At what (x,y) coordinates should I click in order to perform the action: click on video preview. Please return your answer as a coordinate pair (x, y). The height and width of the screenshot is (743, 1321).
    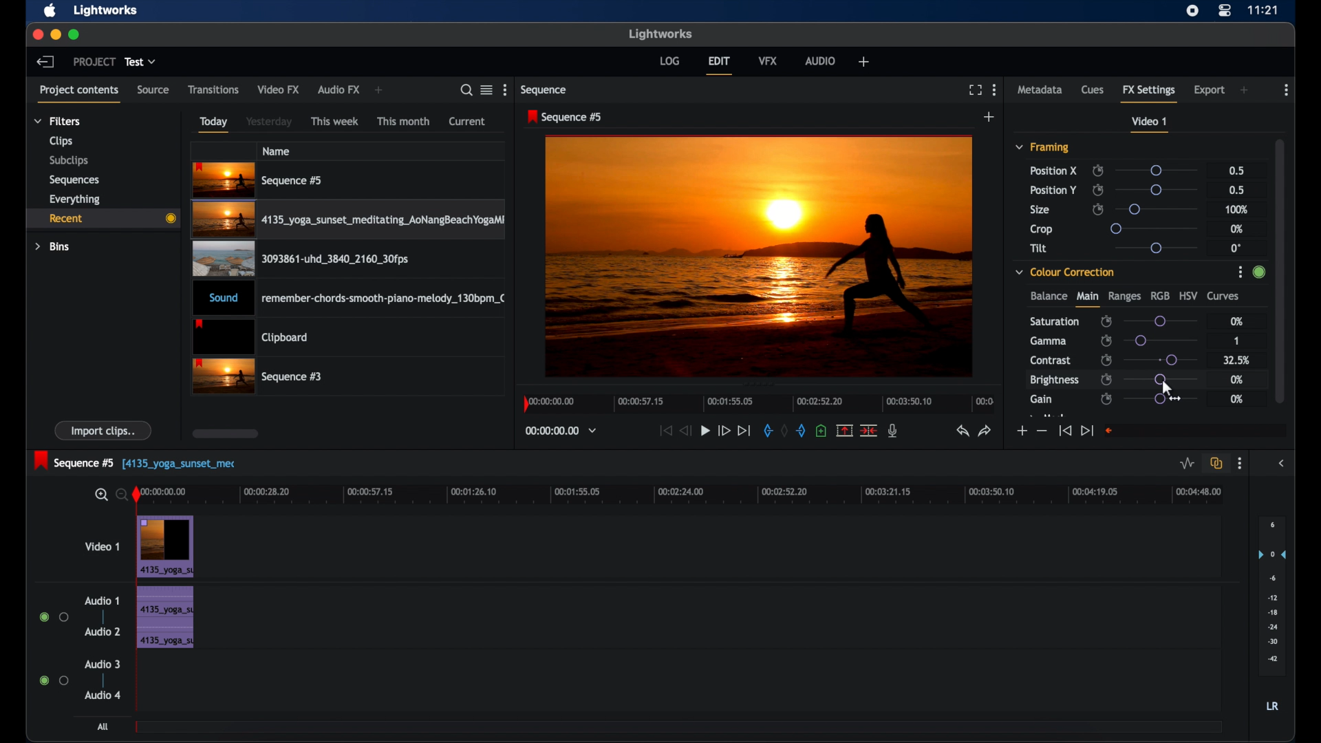
    Looking at the image, I should click on (758, 257).